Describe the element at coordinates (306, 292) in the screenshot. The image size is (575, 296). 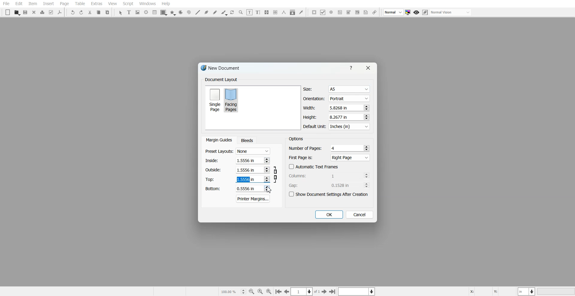
I see `Select the current page` at that location.